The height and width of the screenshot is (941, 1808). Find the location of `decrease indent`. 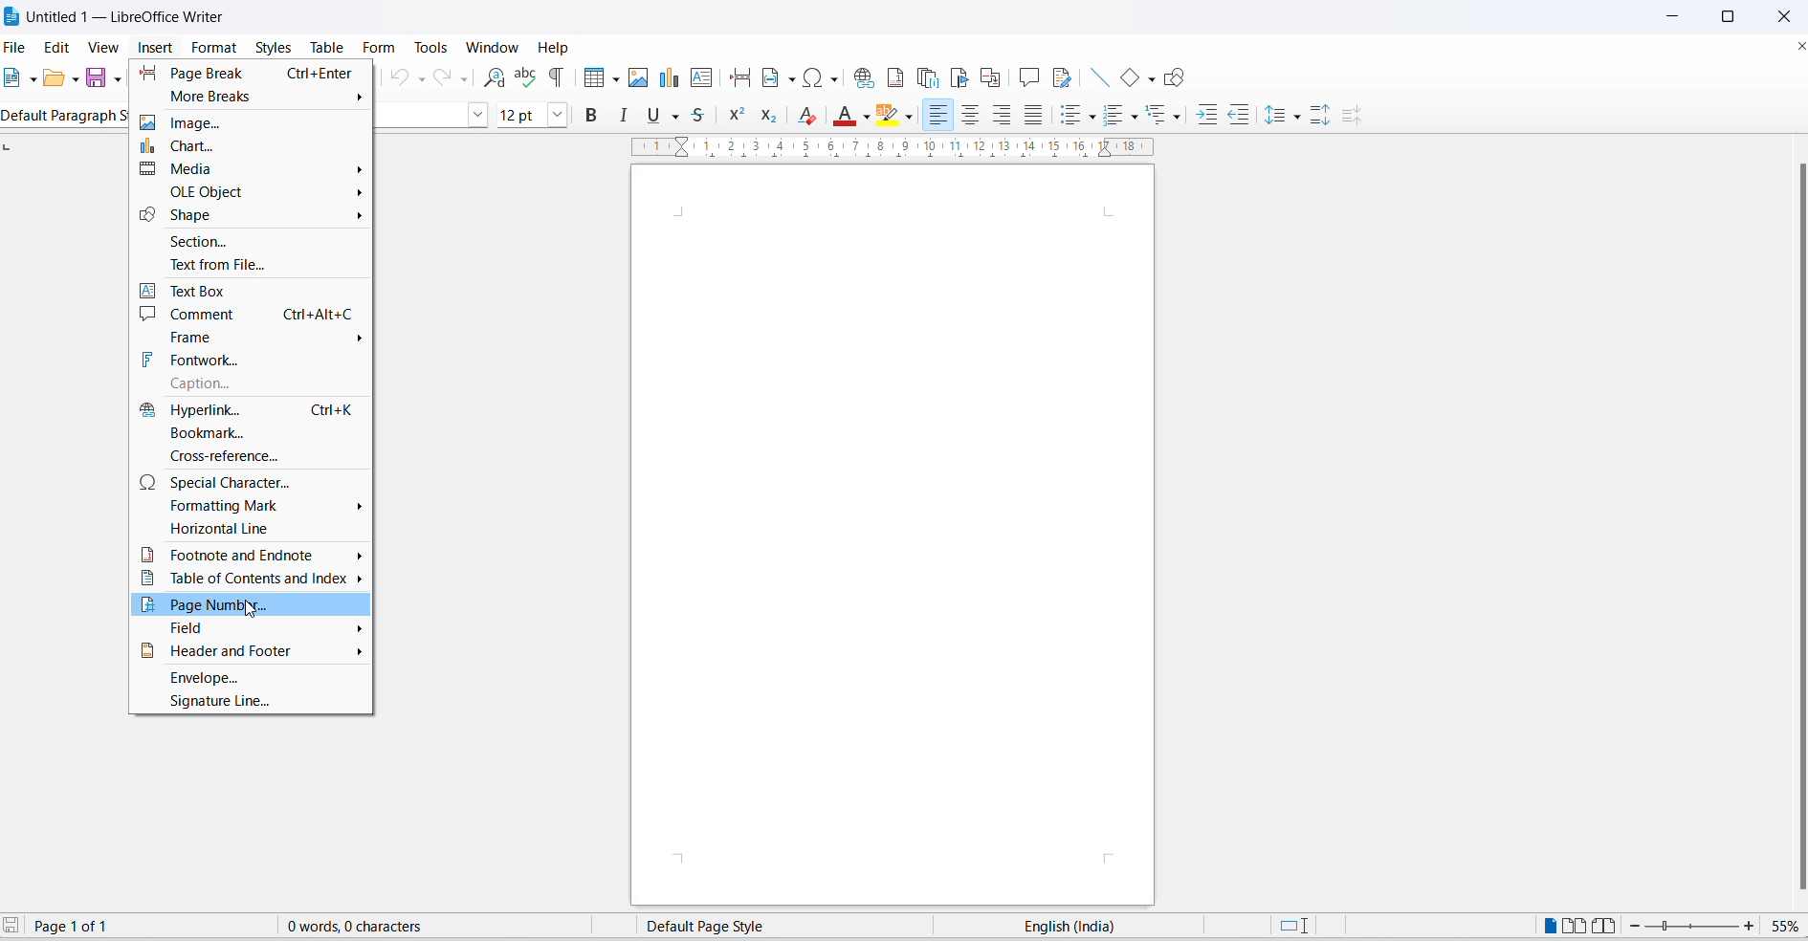

decrease indent is located at coordinates (1238, 116).